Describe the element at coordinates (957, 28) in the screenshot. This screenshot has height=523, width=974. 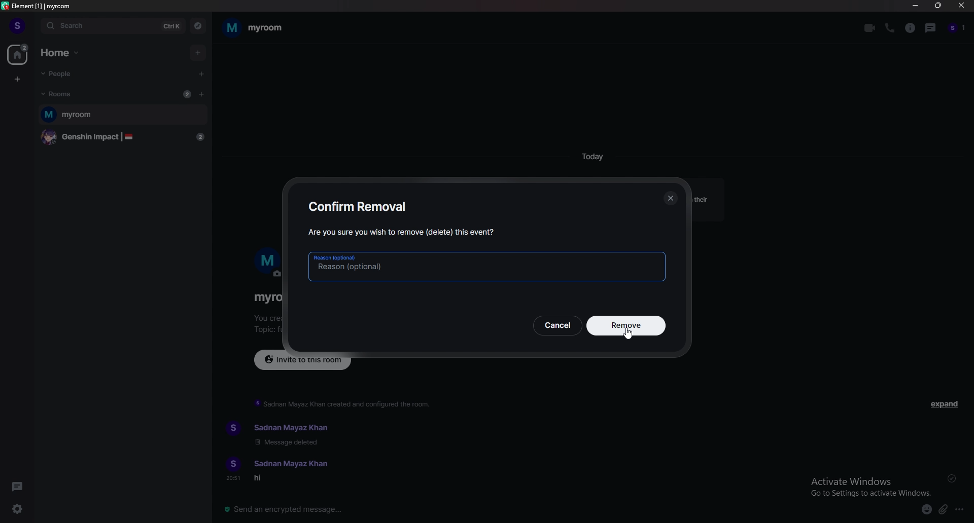
I see `people` at that location.